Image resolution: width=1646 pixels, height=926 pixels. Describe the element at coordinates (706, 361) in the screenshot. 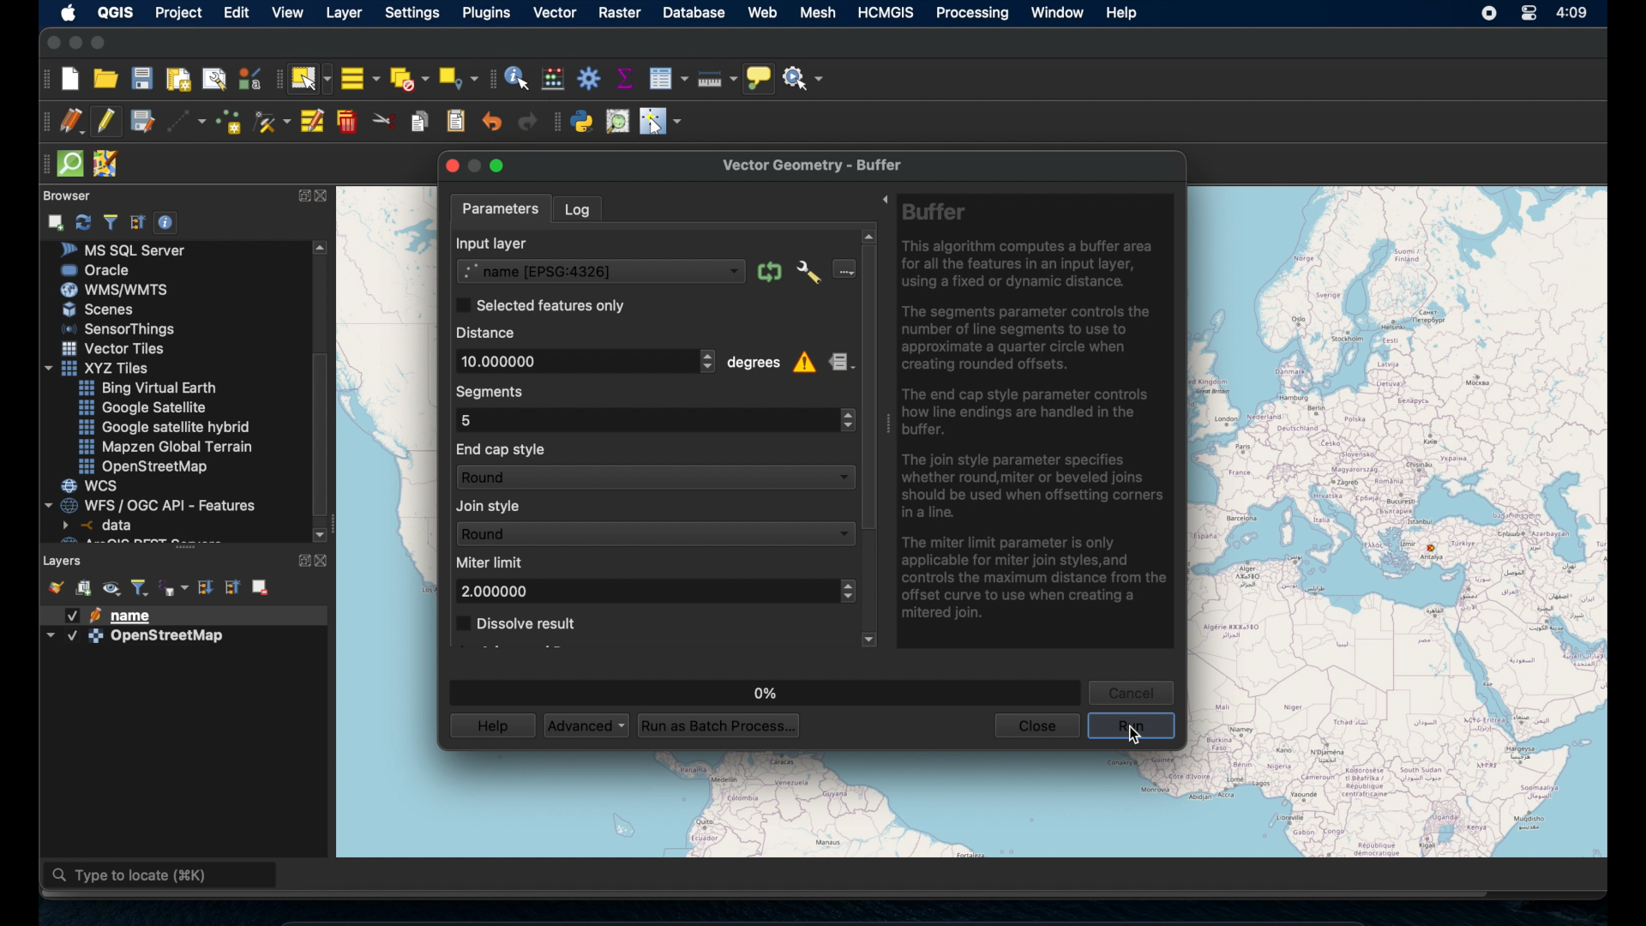

I see `stepper buttons` at that location.